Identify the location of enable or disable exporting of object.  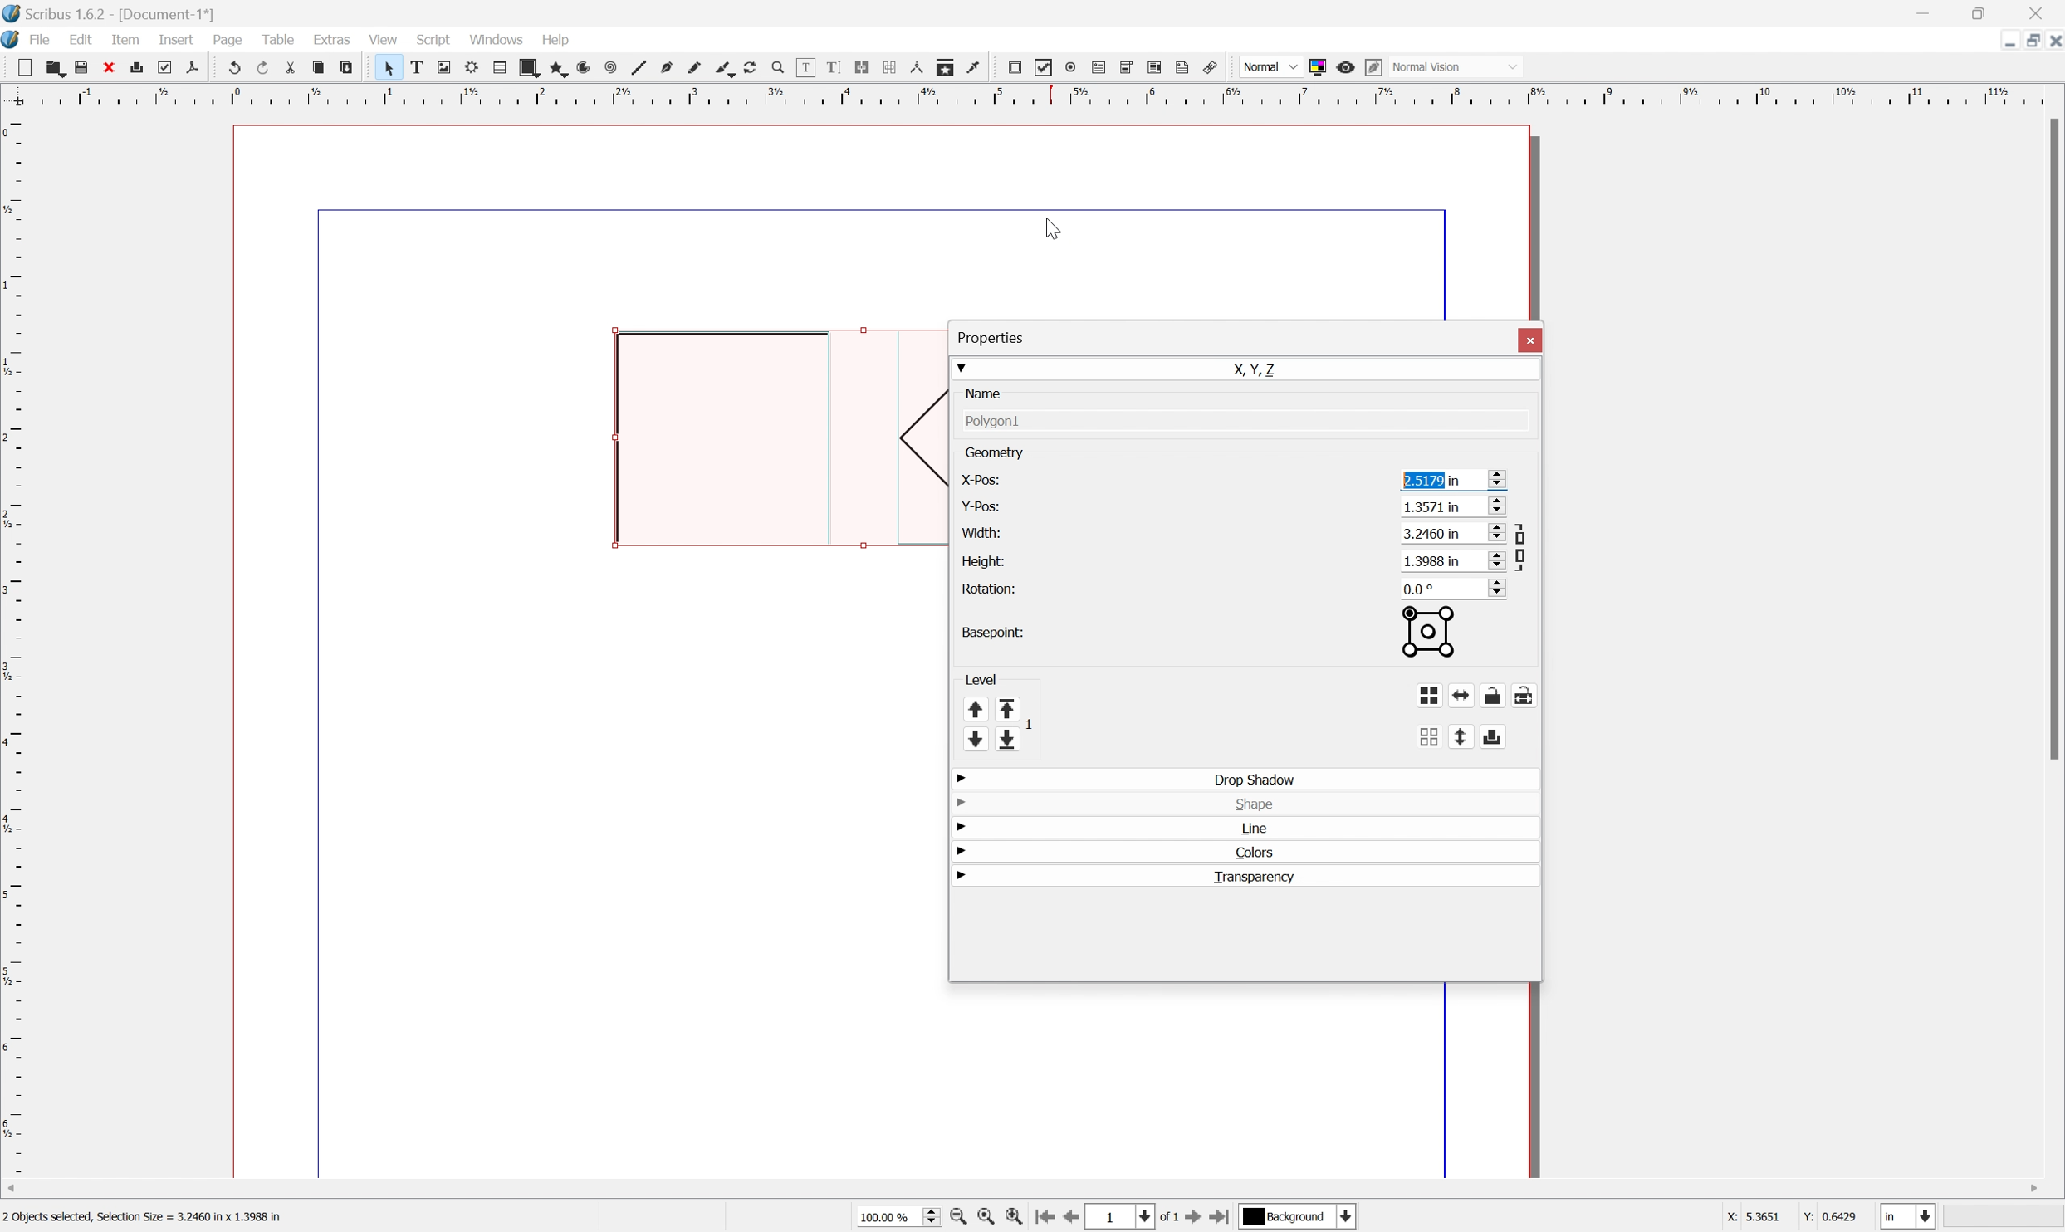
(1496, 734).